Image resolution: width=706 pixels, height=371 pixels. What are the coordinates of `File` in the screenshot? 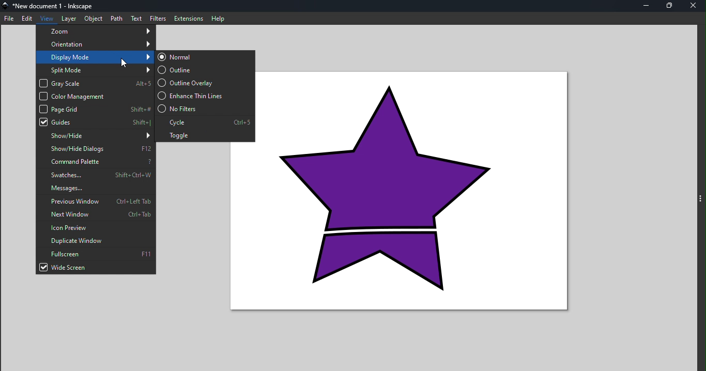 It's located at (9, 20).